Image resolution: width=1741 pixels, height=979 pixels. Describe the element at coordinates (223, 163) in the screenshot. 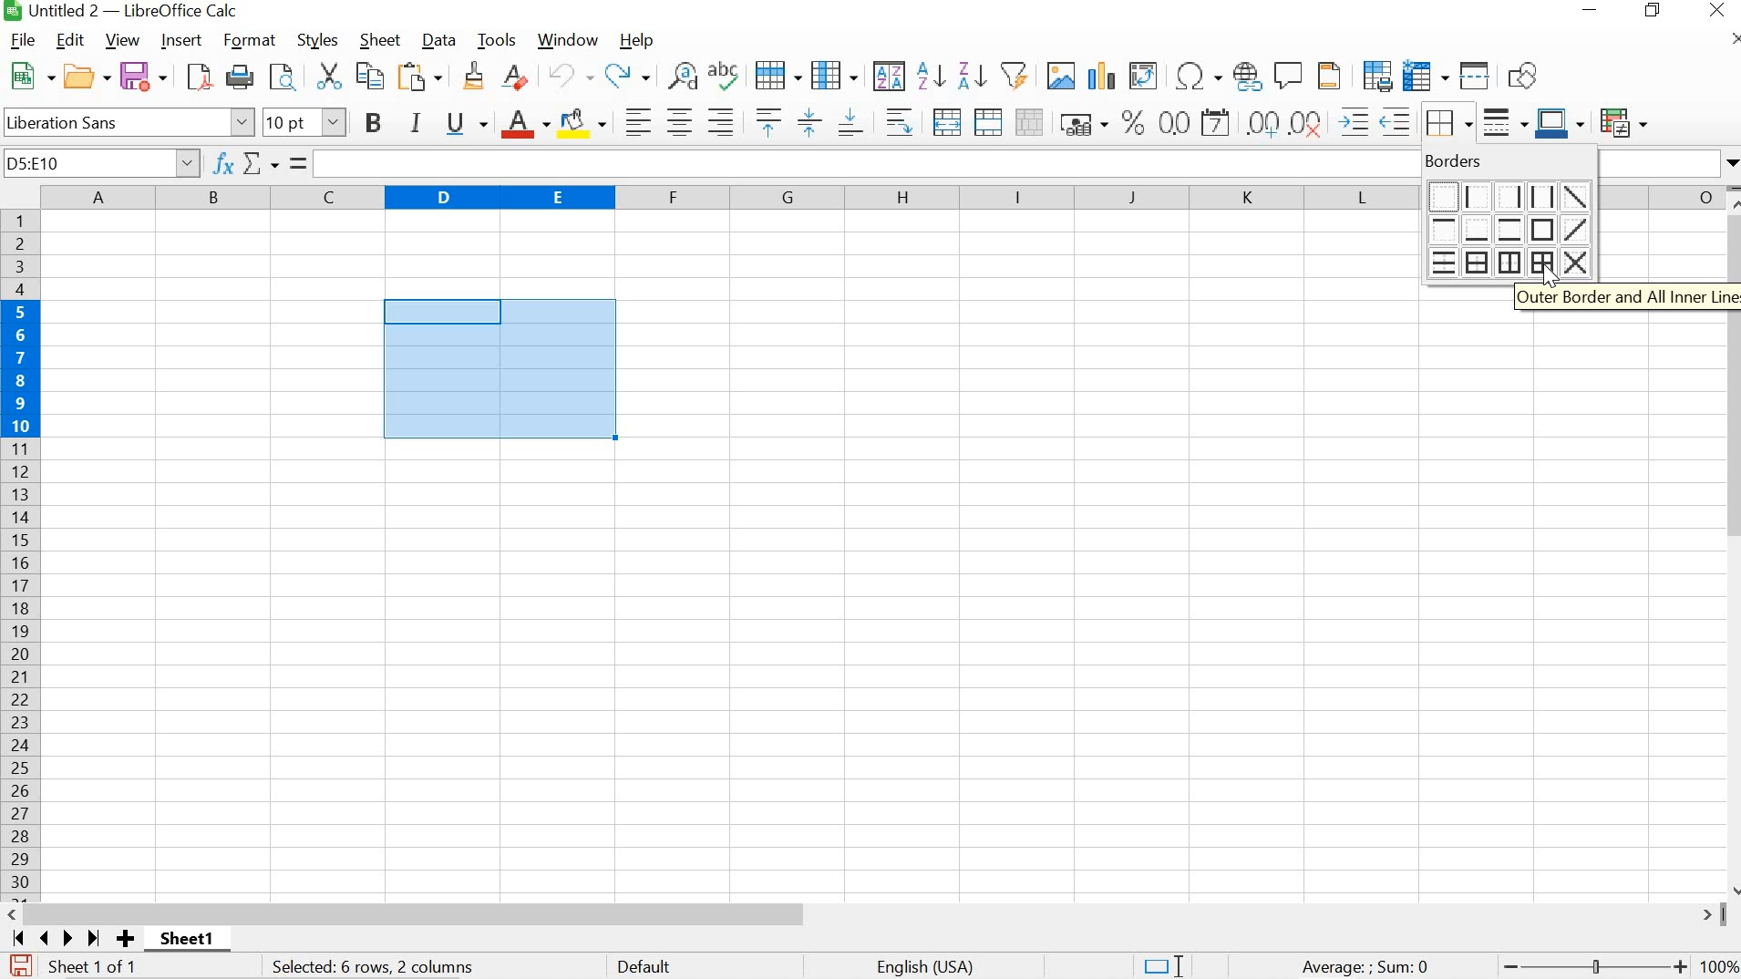

I see `function wizard` at that location.